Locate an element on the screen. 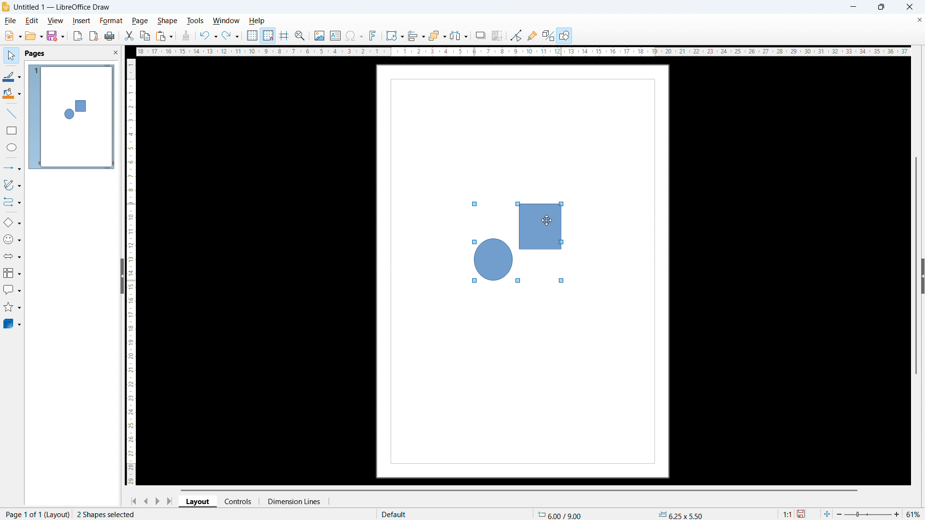 This screenshot has width=925, height=520. lines & arrows is located at coordinates (14, 168).